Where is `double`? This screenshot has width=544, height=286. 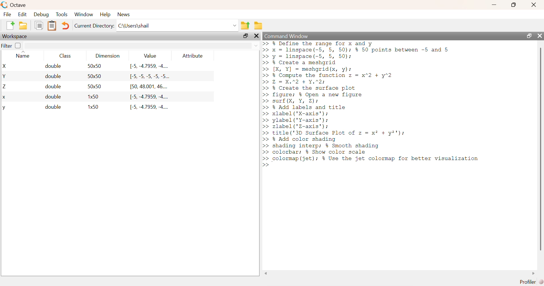 double is located at coordinates (53, 96).